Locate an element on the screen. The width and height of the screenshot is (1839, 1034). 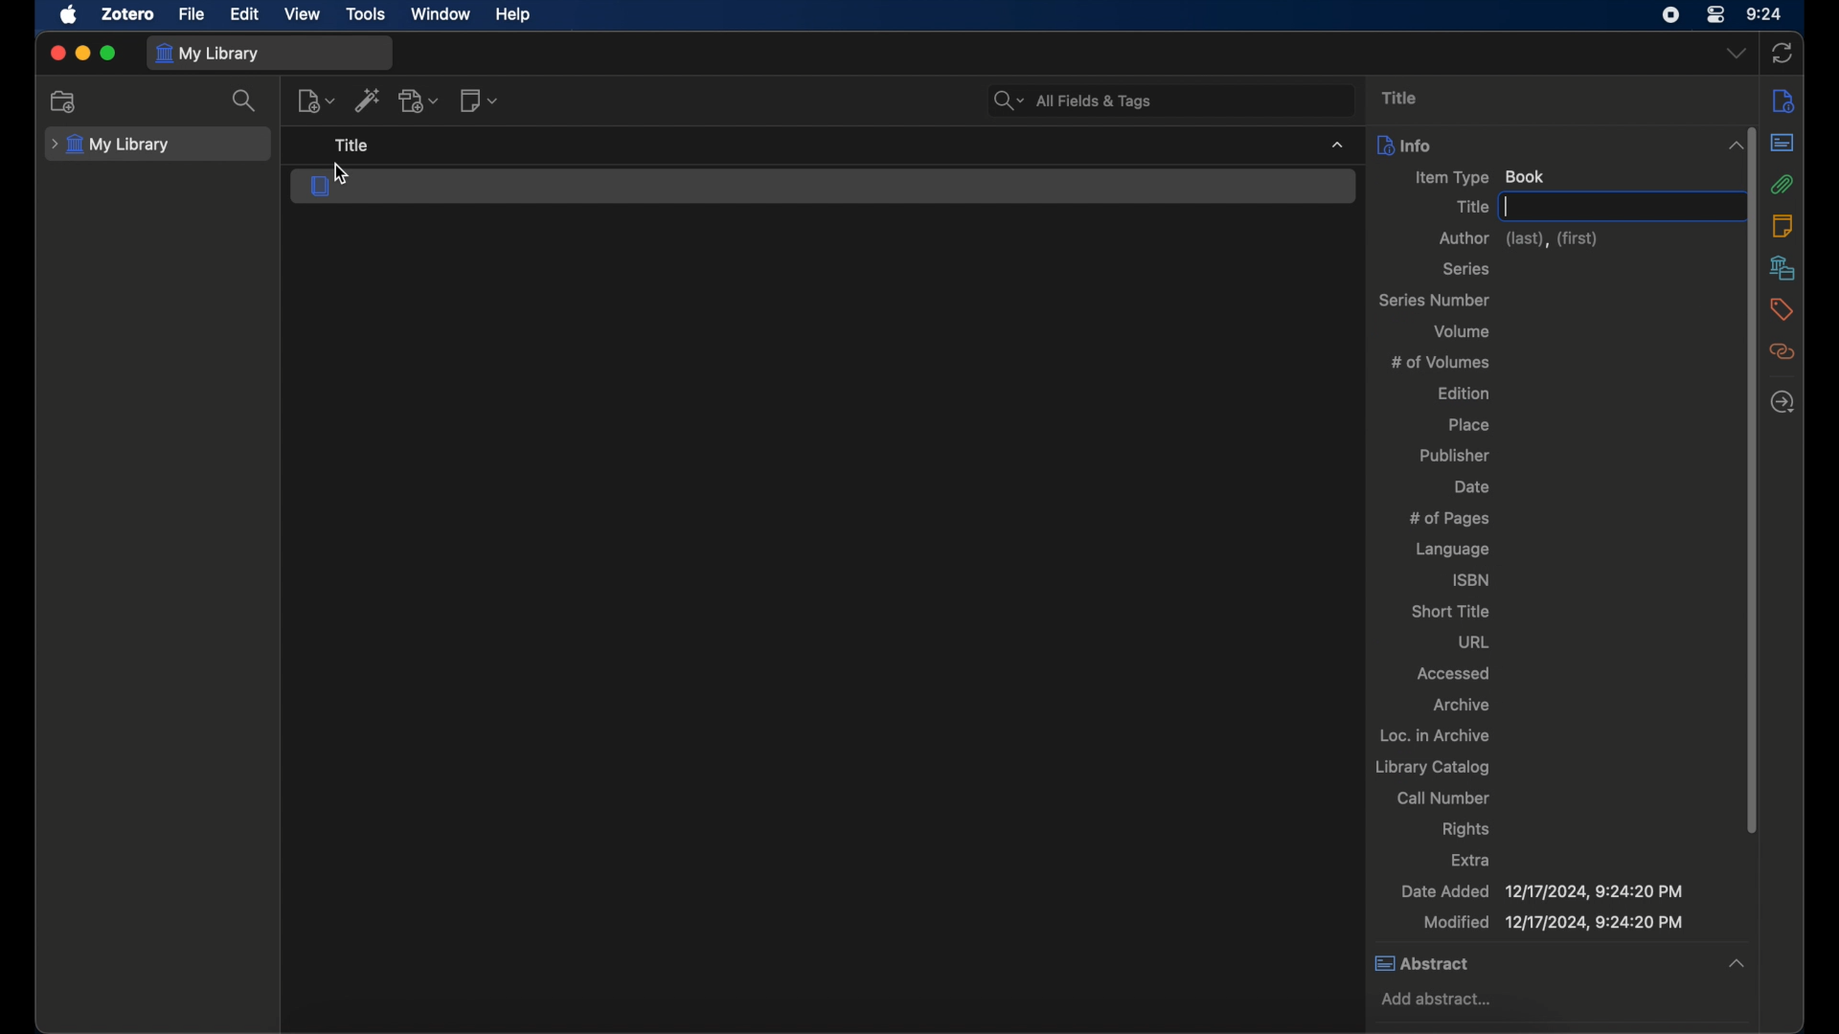
library catalog is located at coordinates (1432, 768).